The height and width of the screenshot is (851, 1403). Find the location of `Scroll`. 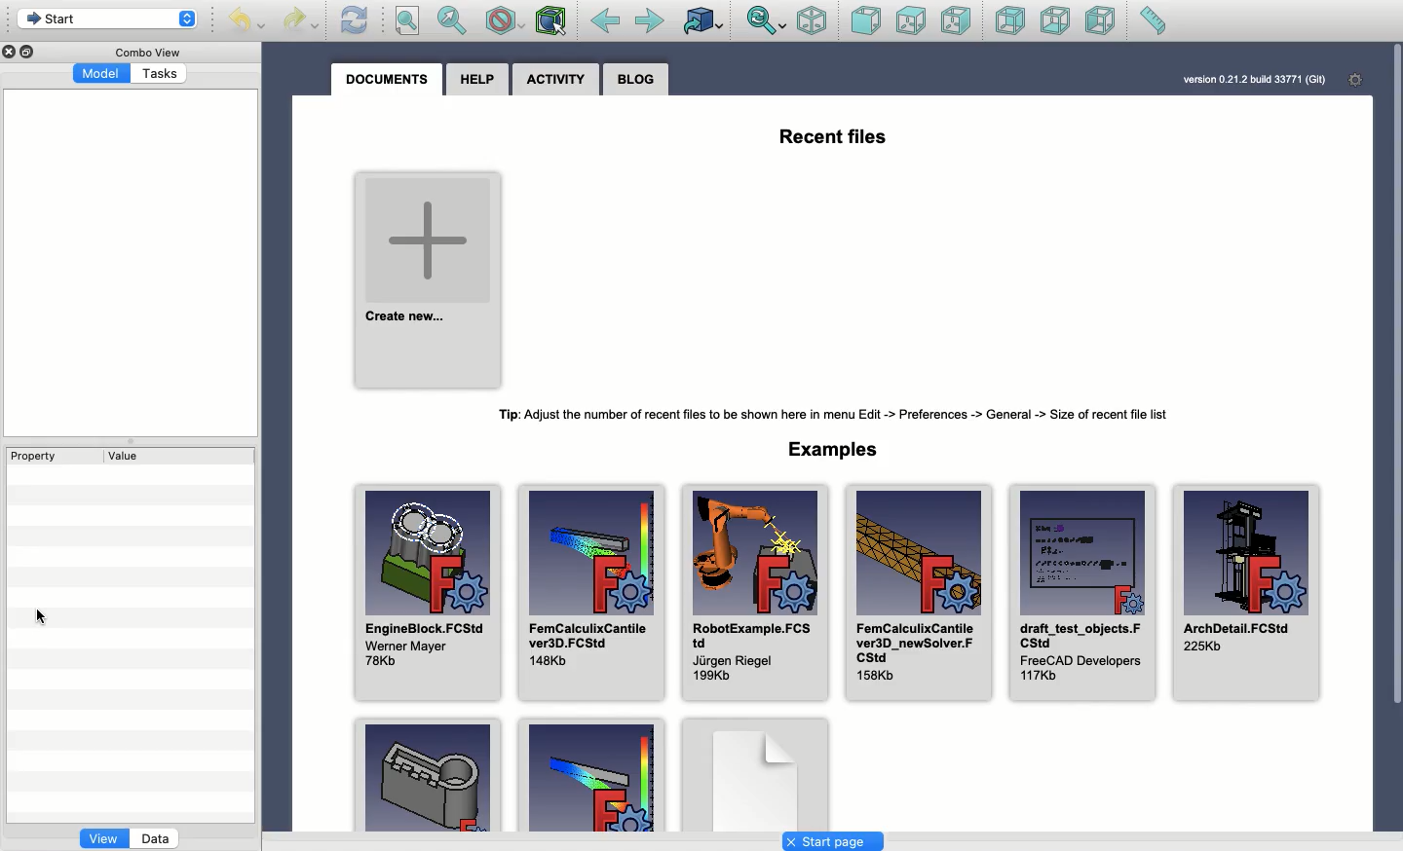

Scroll is located at coordinates (1394, 375).